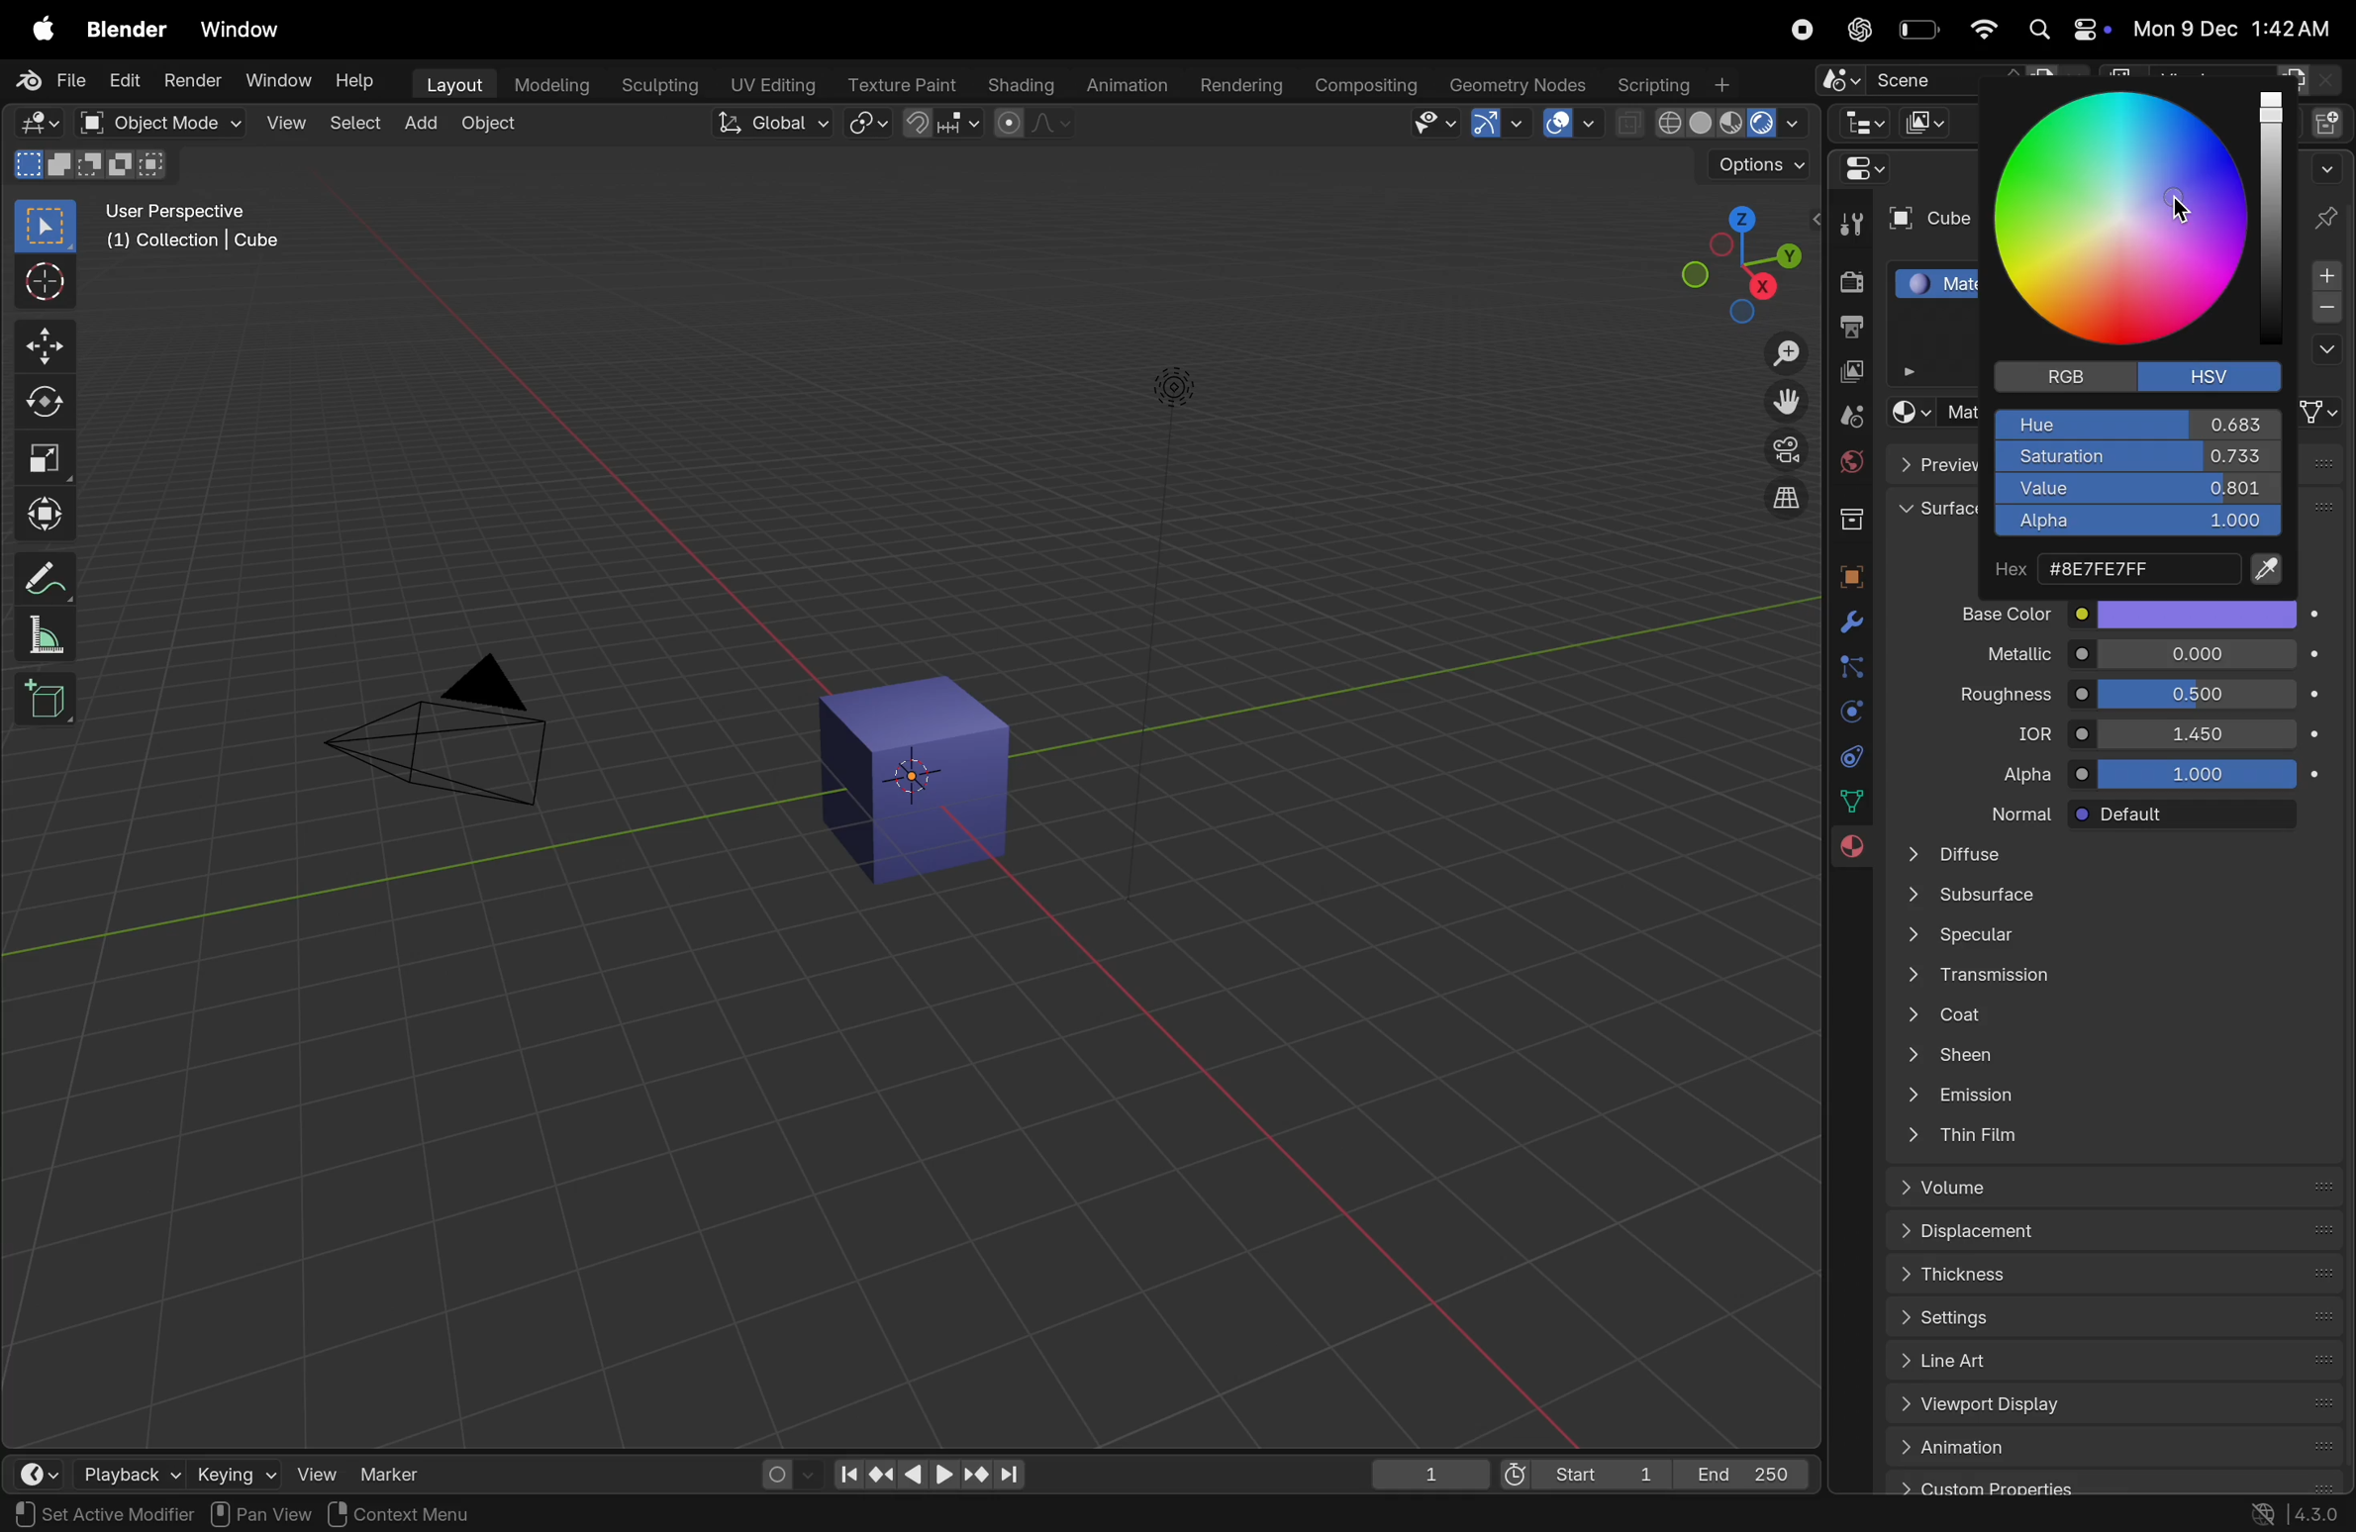 The image size is (2356, 1532). Describe the element at coordinates (2105, 1360) in the screenshot. I see `line art` at that location.